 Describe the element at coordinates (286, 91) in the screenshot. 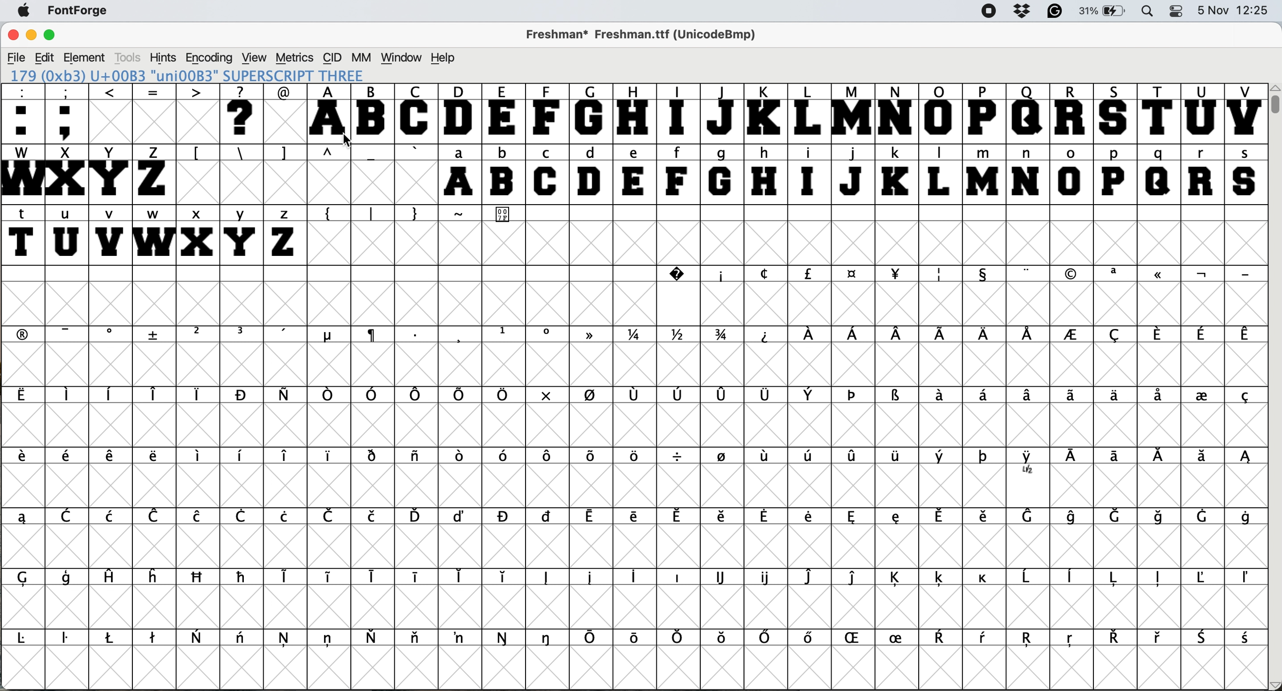

I see `@` at that location.